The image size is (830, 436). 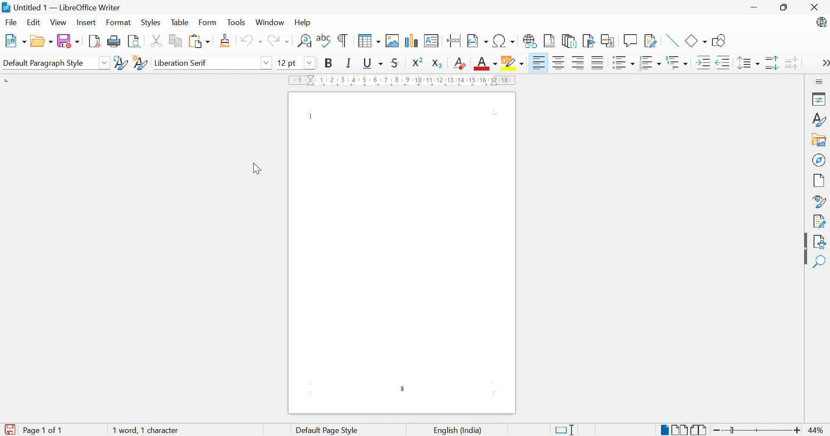 I want to click on Edit, so click(x=34, y=23).